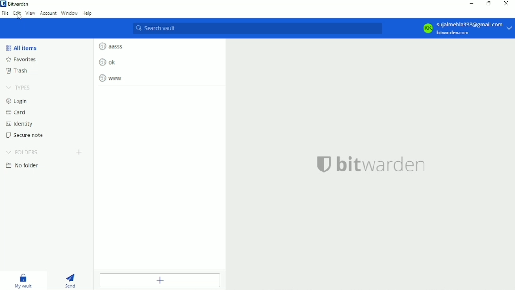 The width and height of the screenshot is (515, 290). What do you see at coordinates (471, 3) in the screenshot?
I see `Minimize` at bounding box center [471, 3].